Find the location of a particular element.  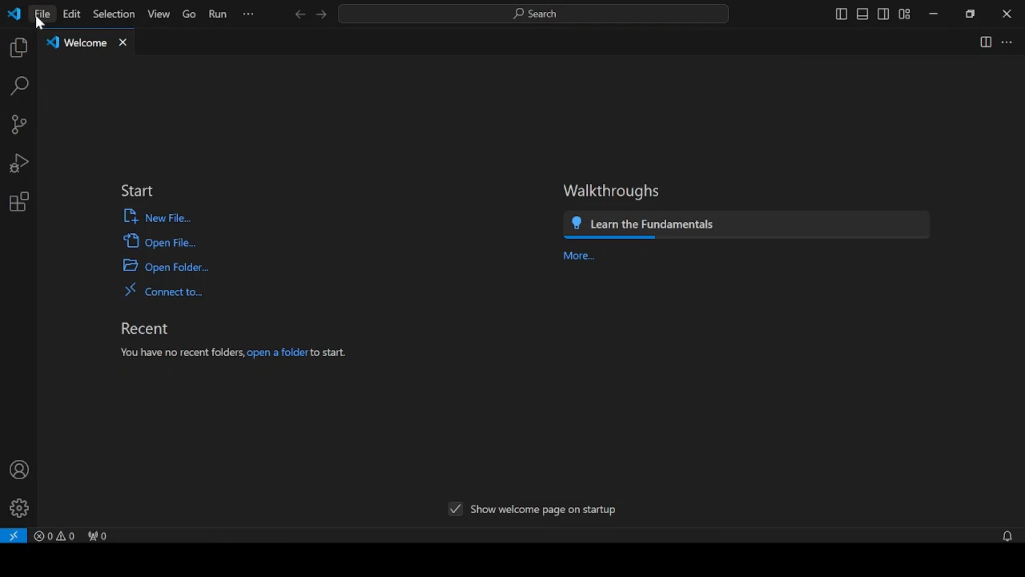

cursor is located at coordinates (40, 24).